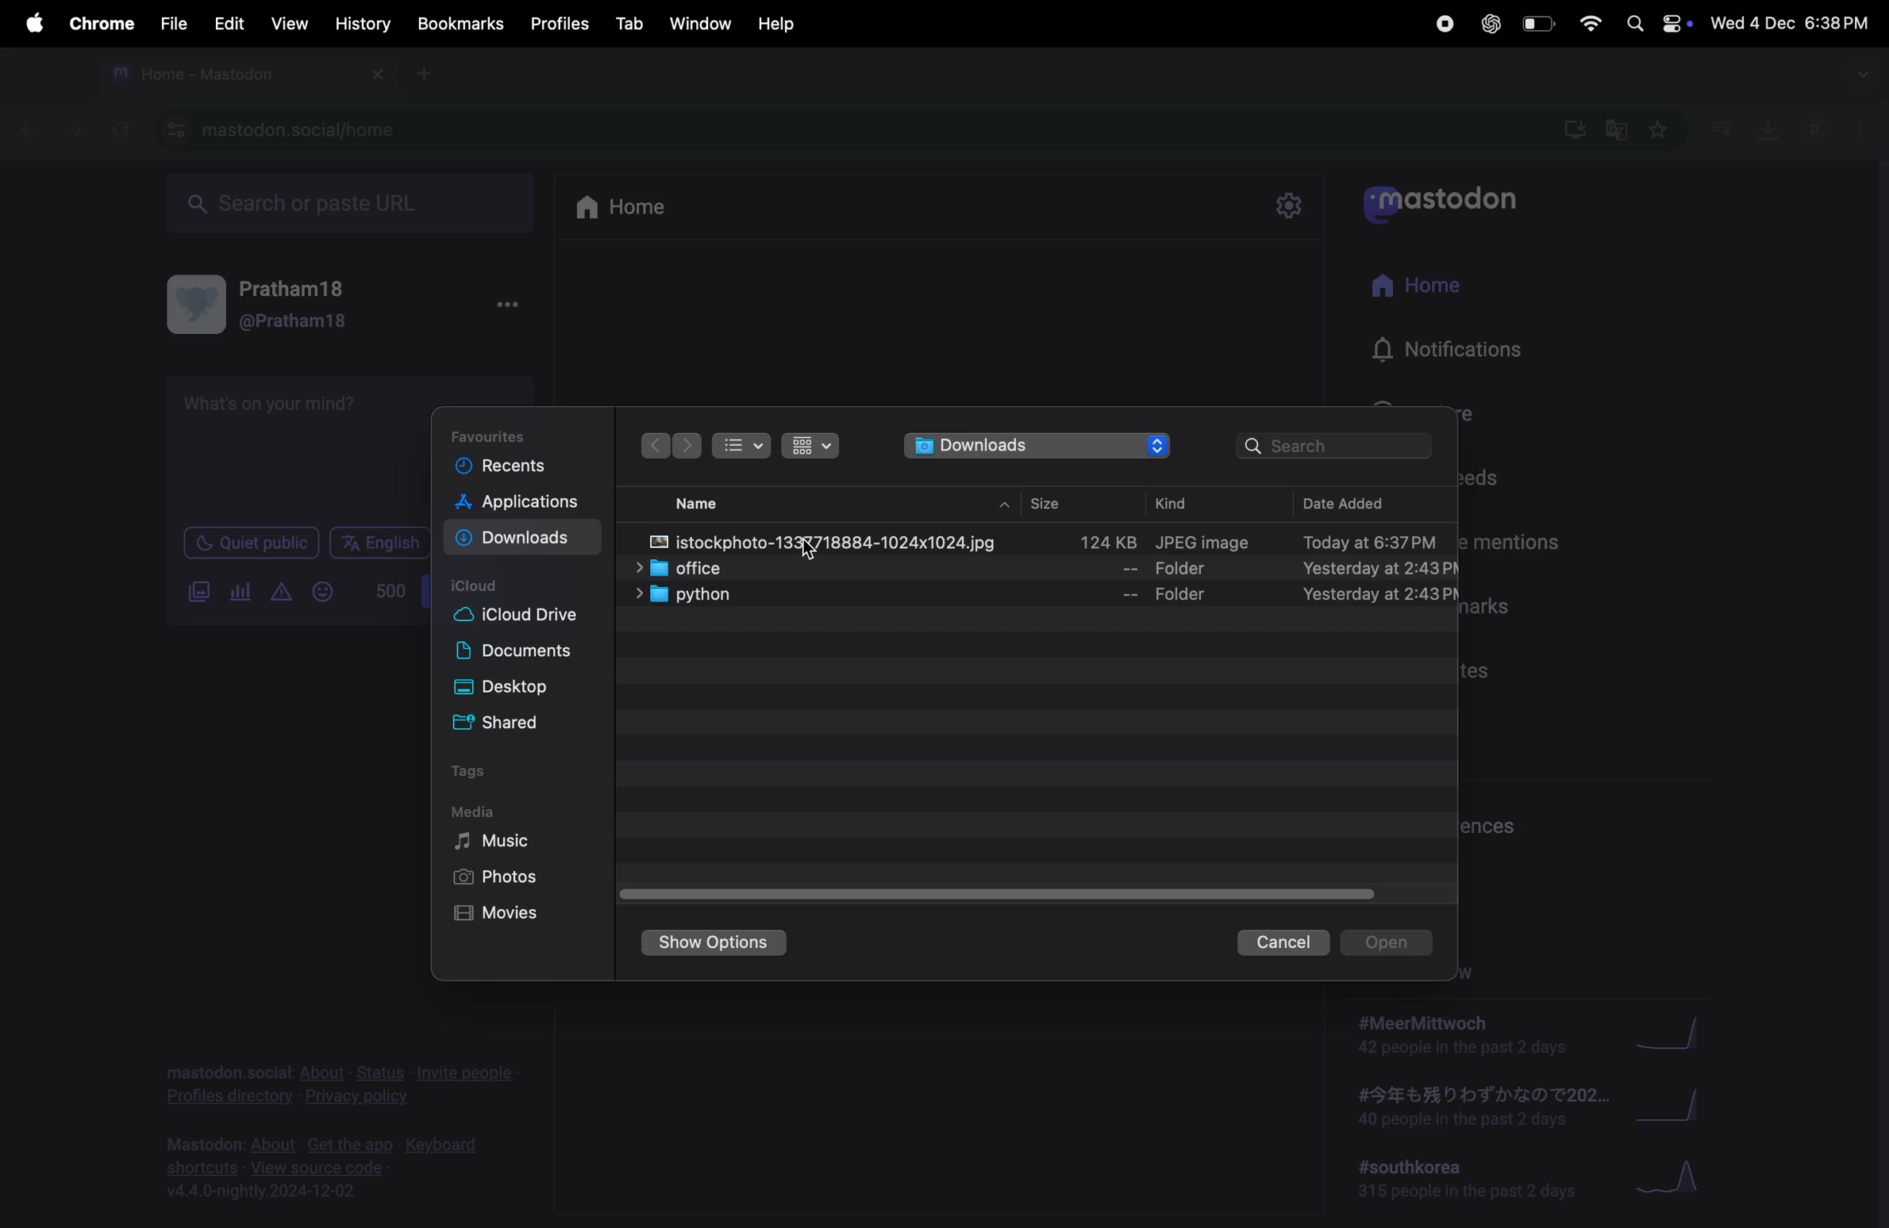 The width and height of the screenshot is (1889, 1228). What do you see at coordinates (1763, 127) in the screenshot?
I see `download` at bounding box center [1763, 127].